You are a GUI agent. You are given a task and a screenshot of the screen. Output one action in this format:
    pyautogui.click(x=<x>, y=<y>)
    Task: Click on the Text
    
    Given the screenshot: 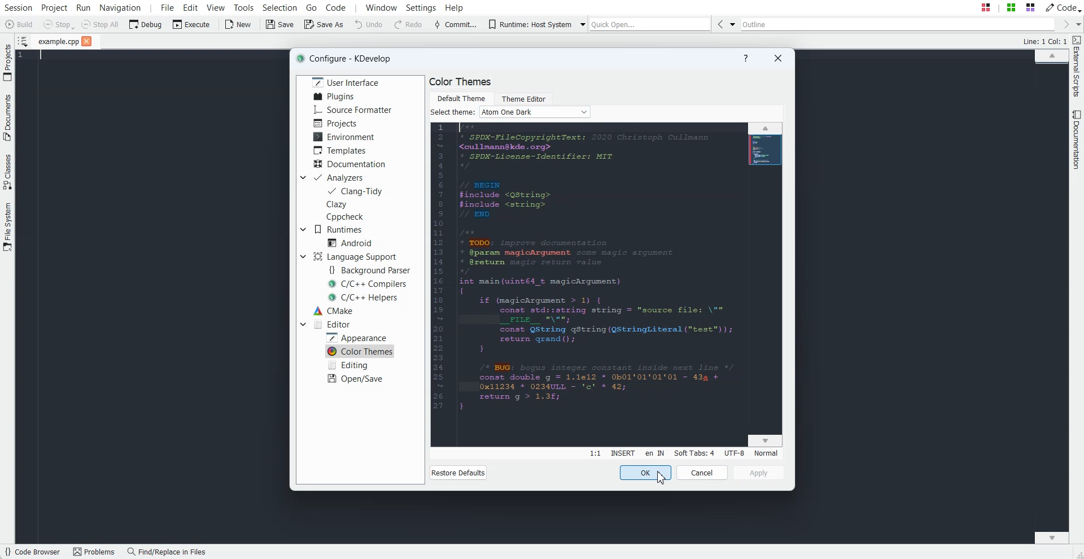 What is the action you would take?
    pyautogui.click(x=461, y=82)
    